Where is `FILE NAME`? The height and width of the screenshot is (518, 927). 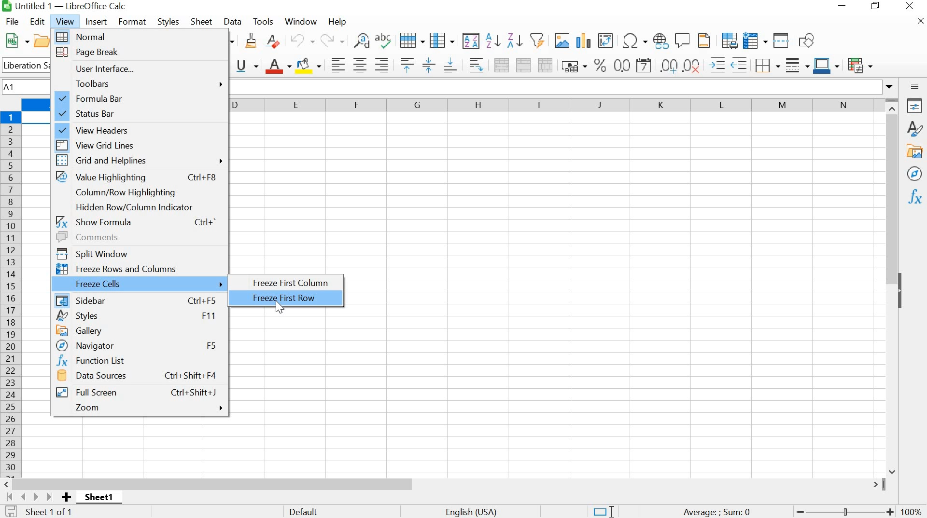
FILE NAME is located at coordinates (66, 7).